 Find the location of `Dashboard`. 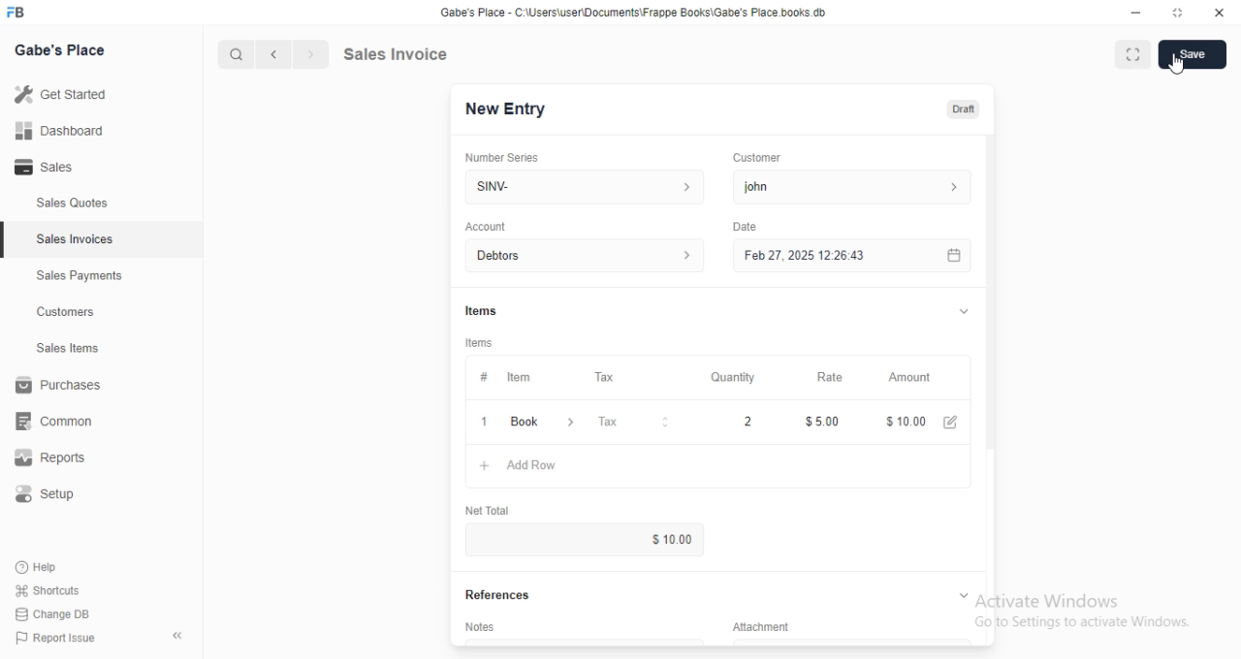

Dashboard is located at coordinates (59, 131).